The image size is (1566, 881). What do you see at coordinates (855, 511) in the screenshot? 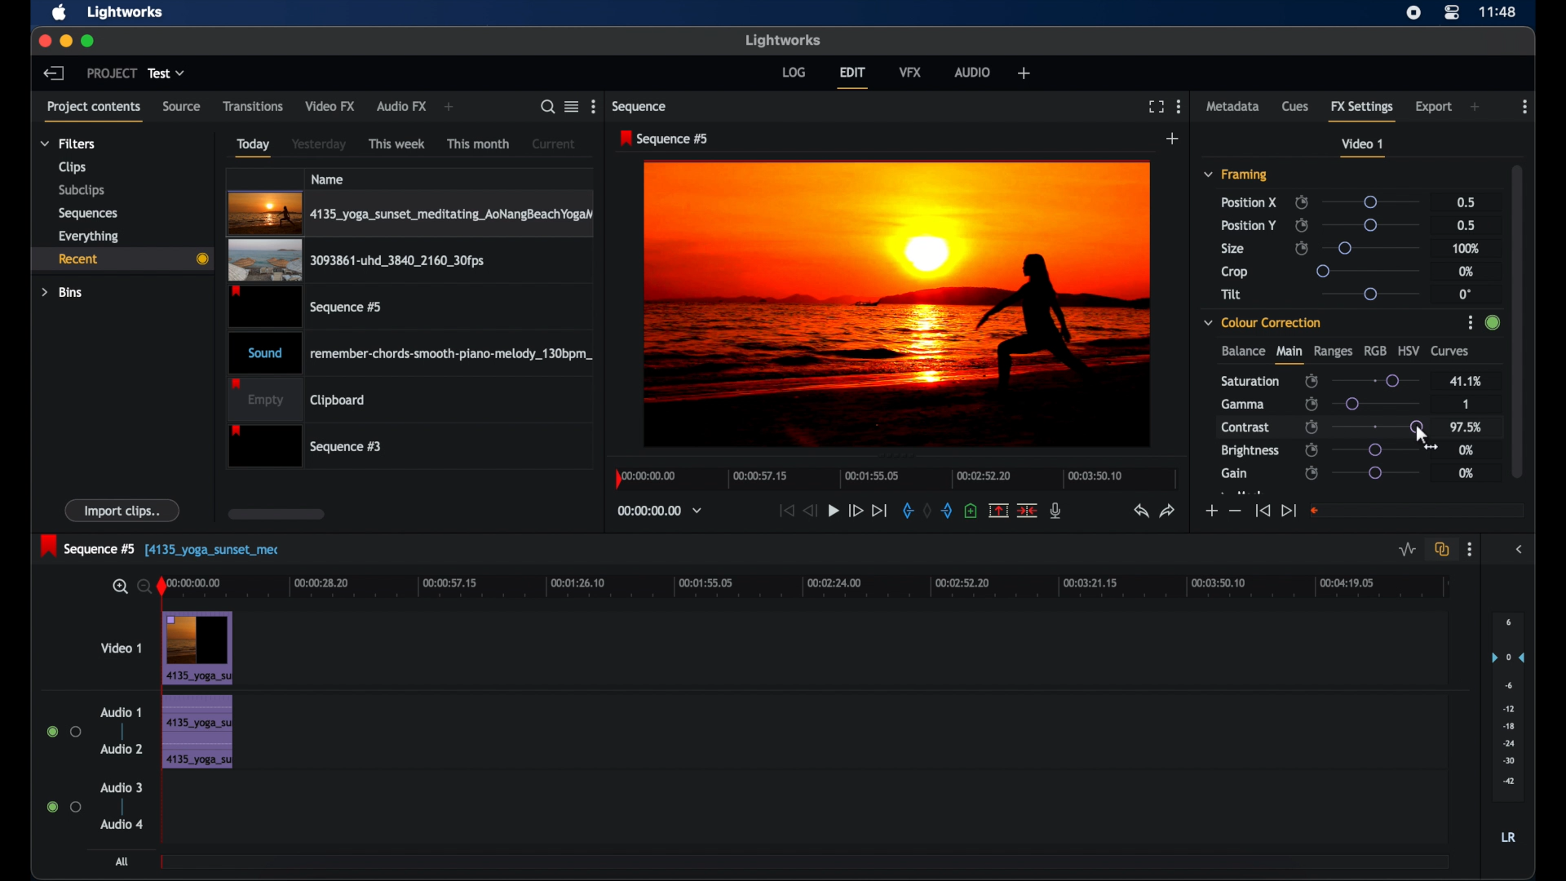
I see `fast forward` at bounding box center [855, 511].